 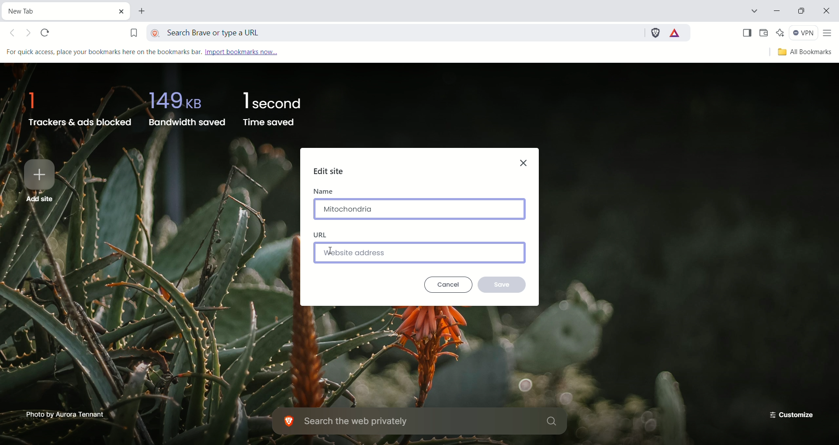 I want to click on save, so click(x=503, y=285).